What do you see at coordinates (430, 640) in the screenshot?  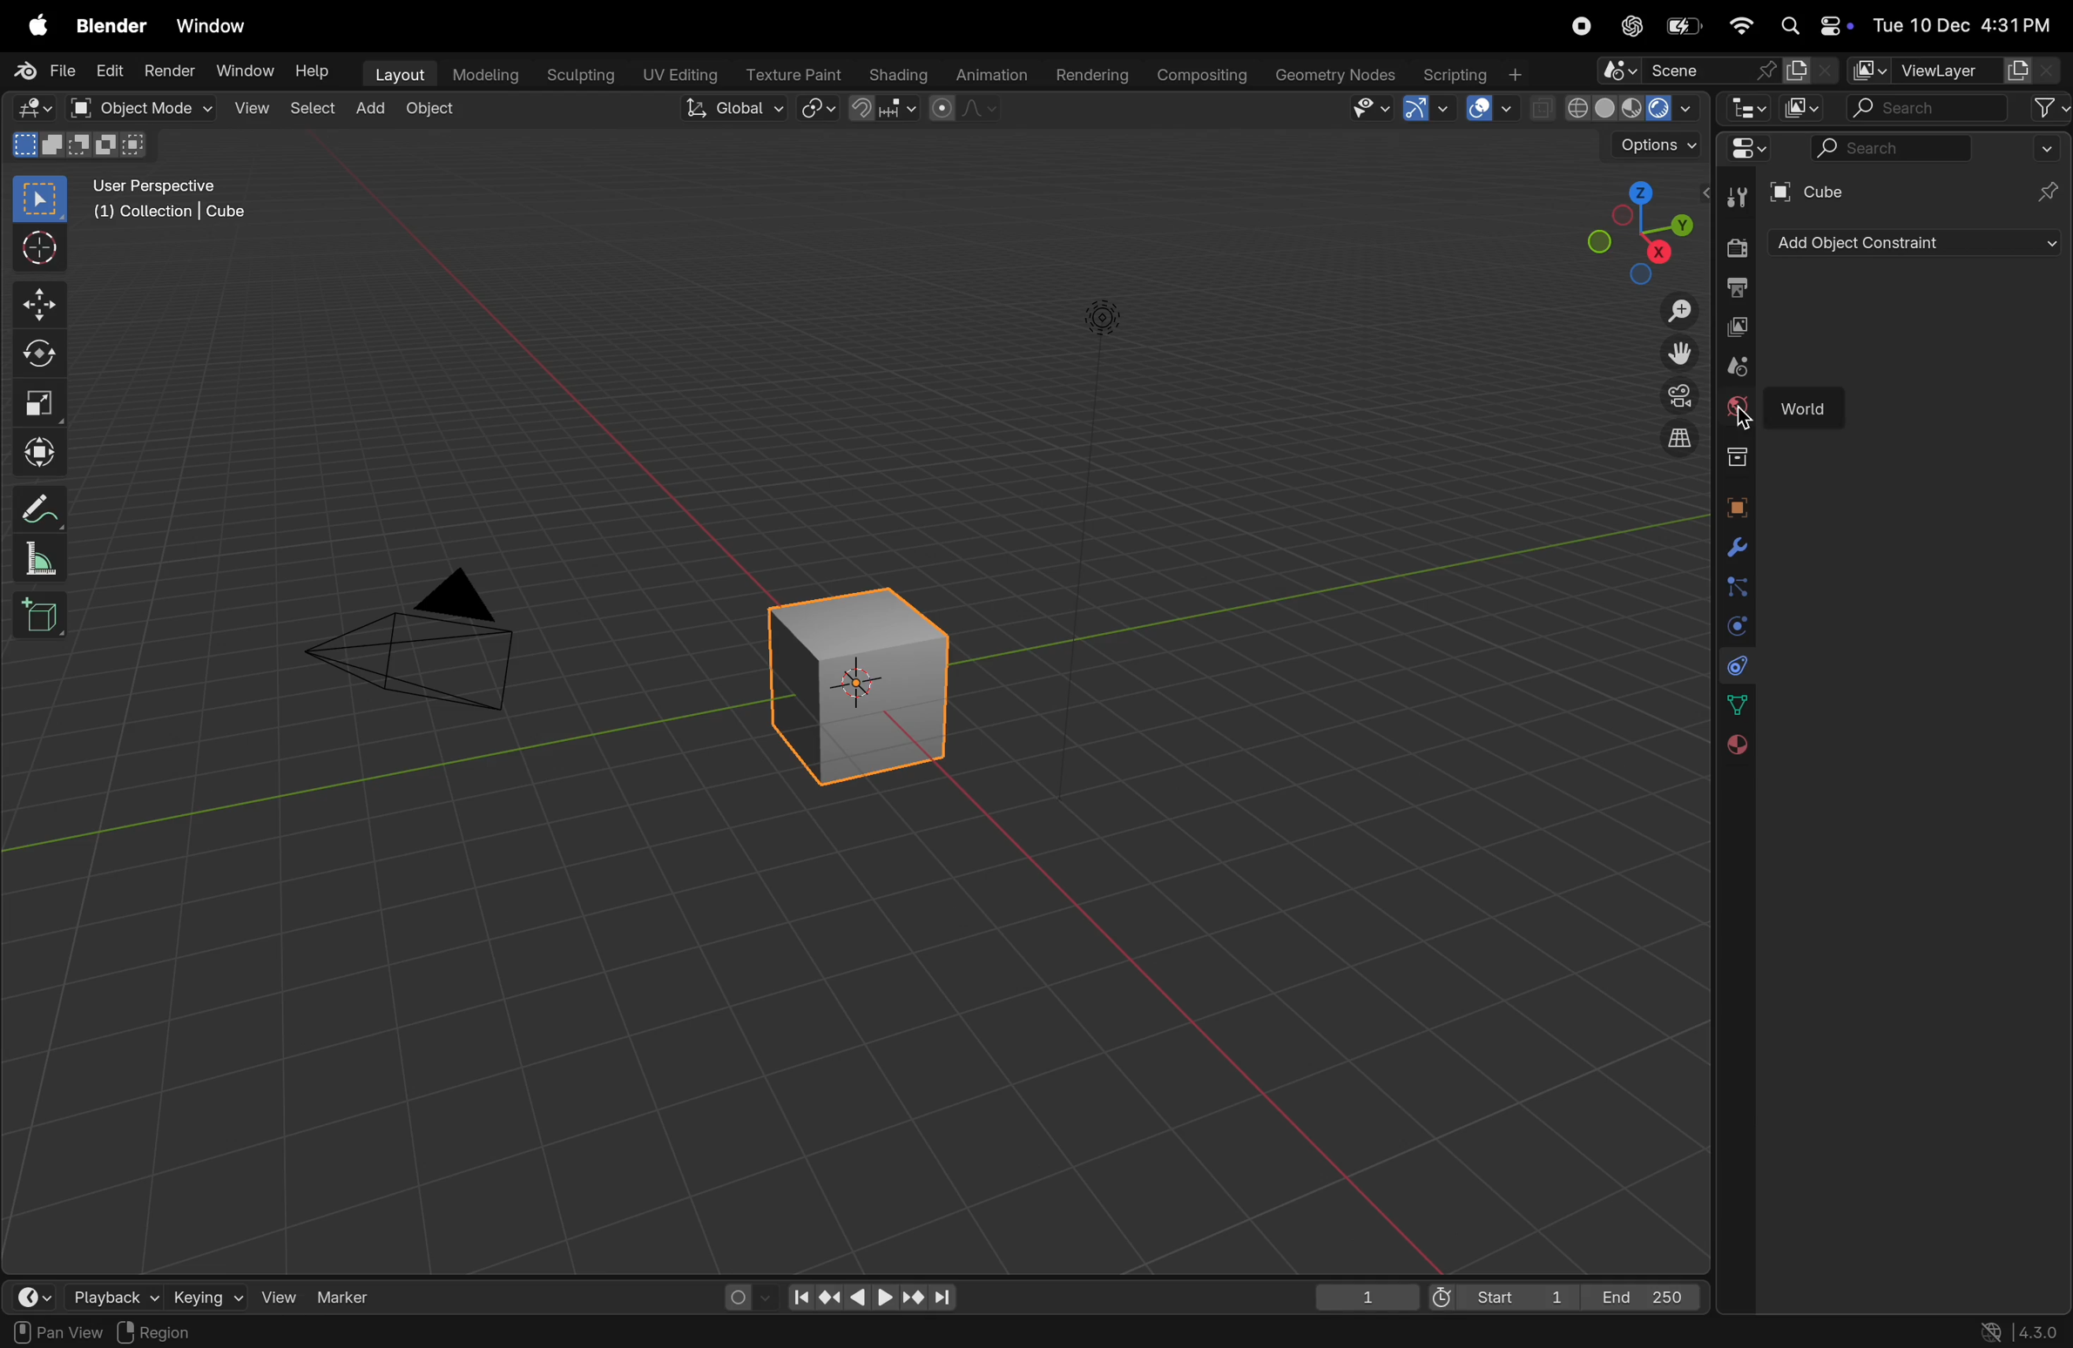 I see `camera` at bounding box center [430, 640].